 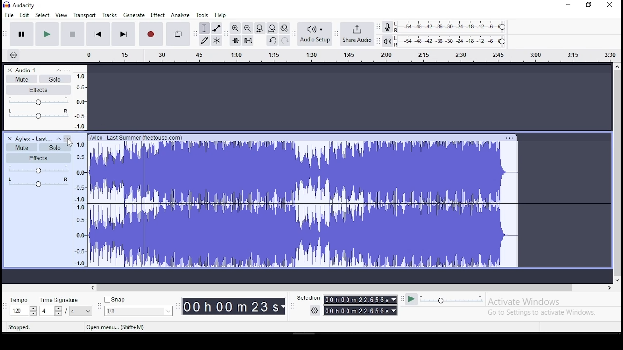 What do you see at coordinates (10, 70) in the screenshot?
I see `delete track` at bounding box center [10, 70].